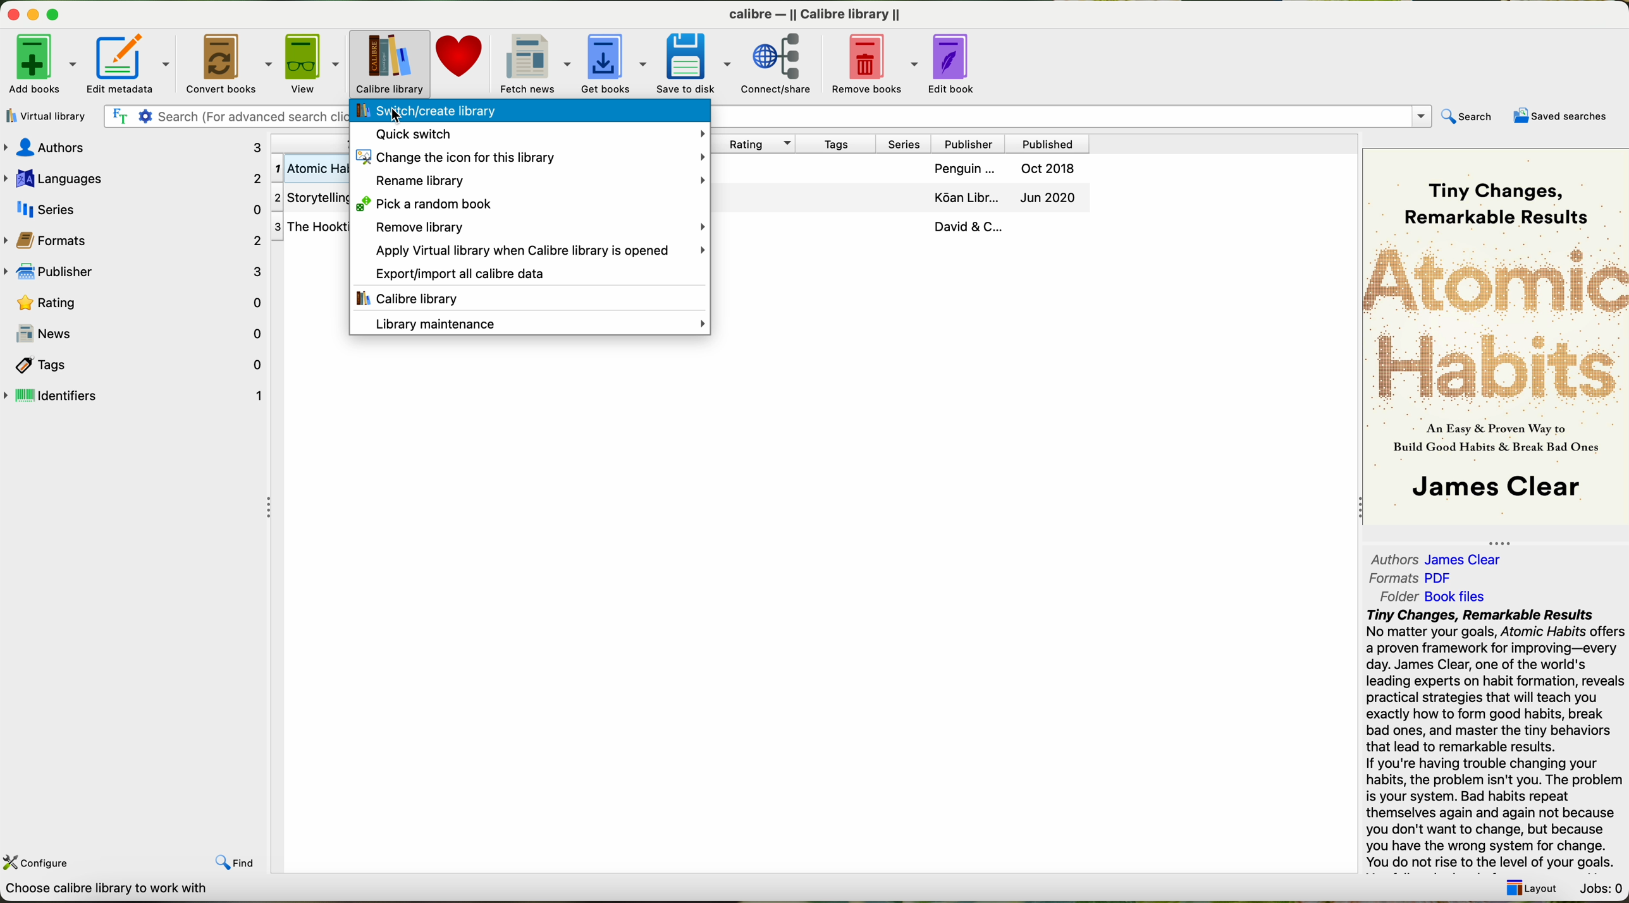 This screenshot has height=903, width=1629. I want to click on Jul 2020, so click(1009, 198).